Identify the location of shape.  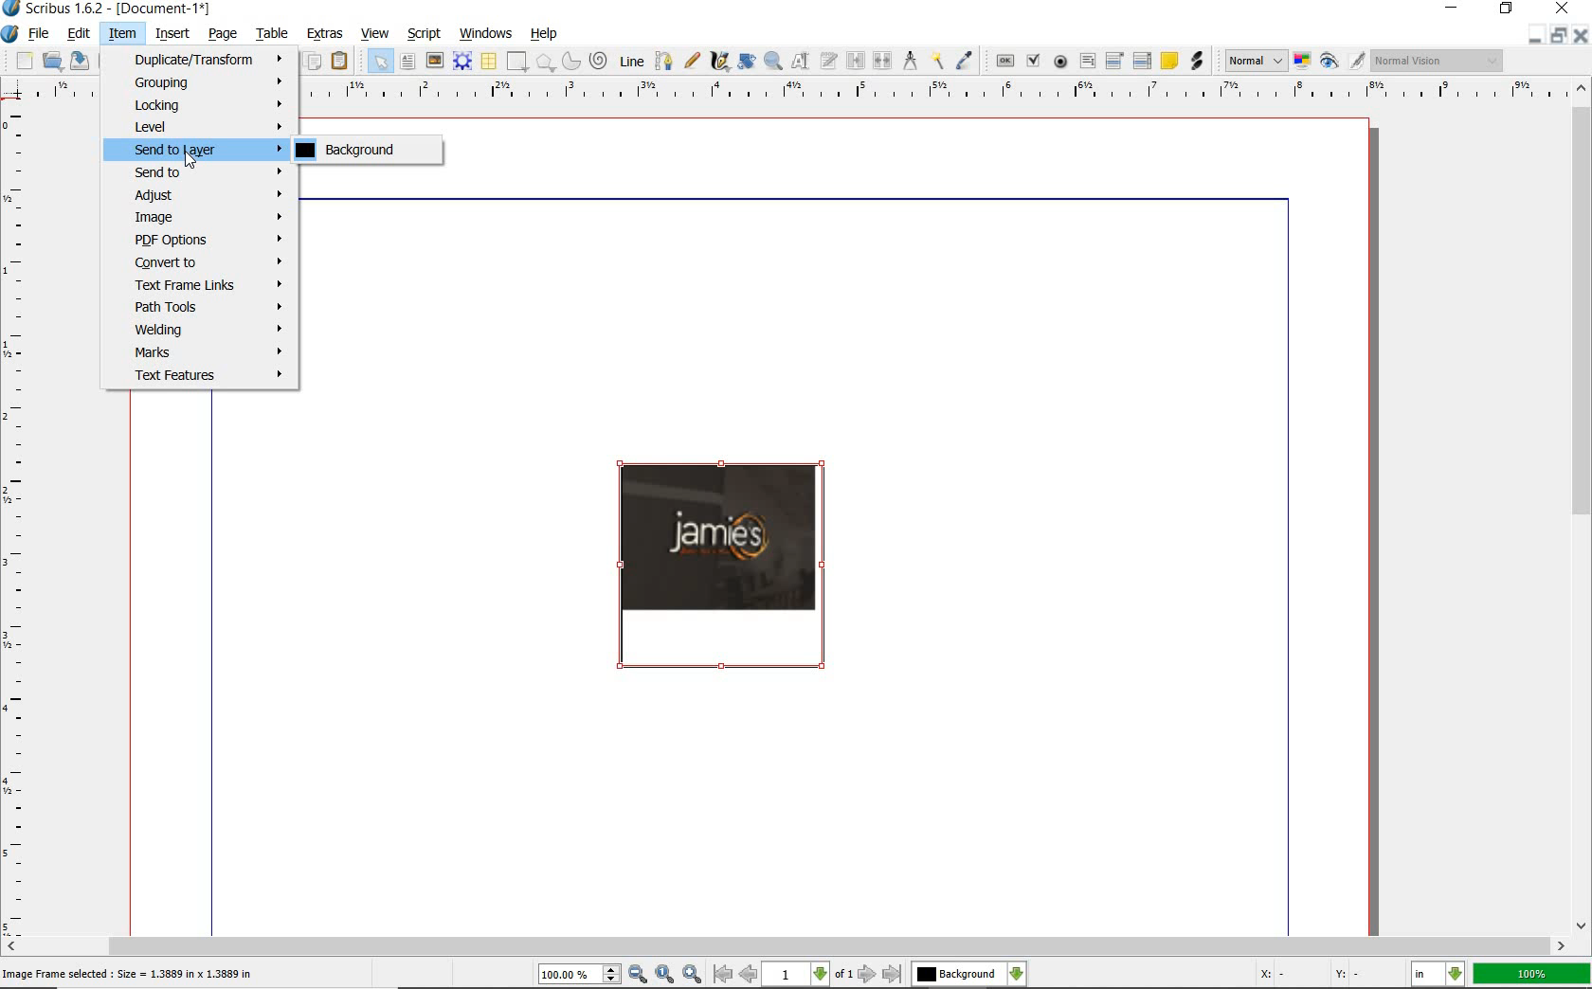
(518, 60).